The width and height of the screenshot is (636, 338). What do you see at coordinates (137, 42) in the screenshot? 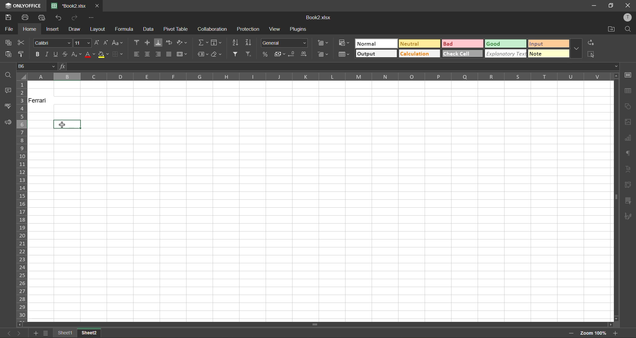
I see `align top` at bounding box center [137, 42].